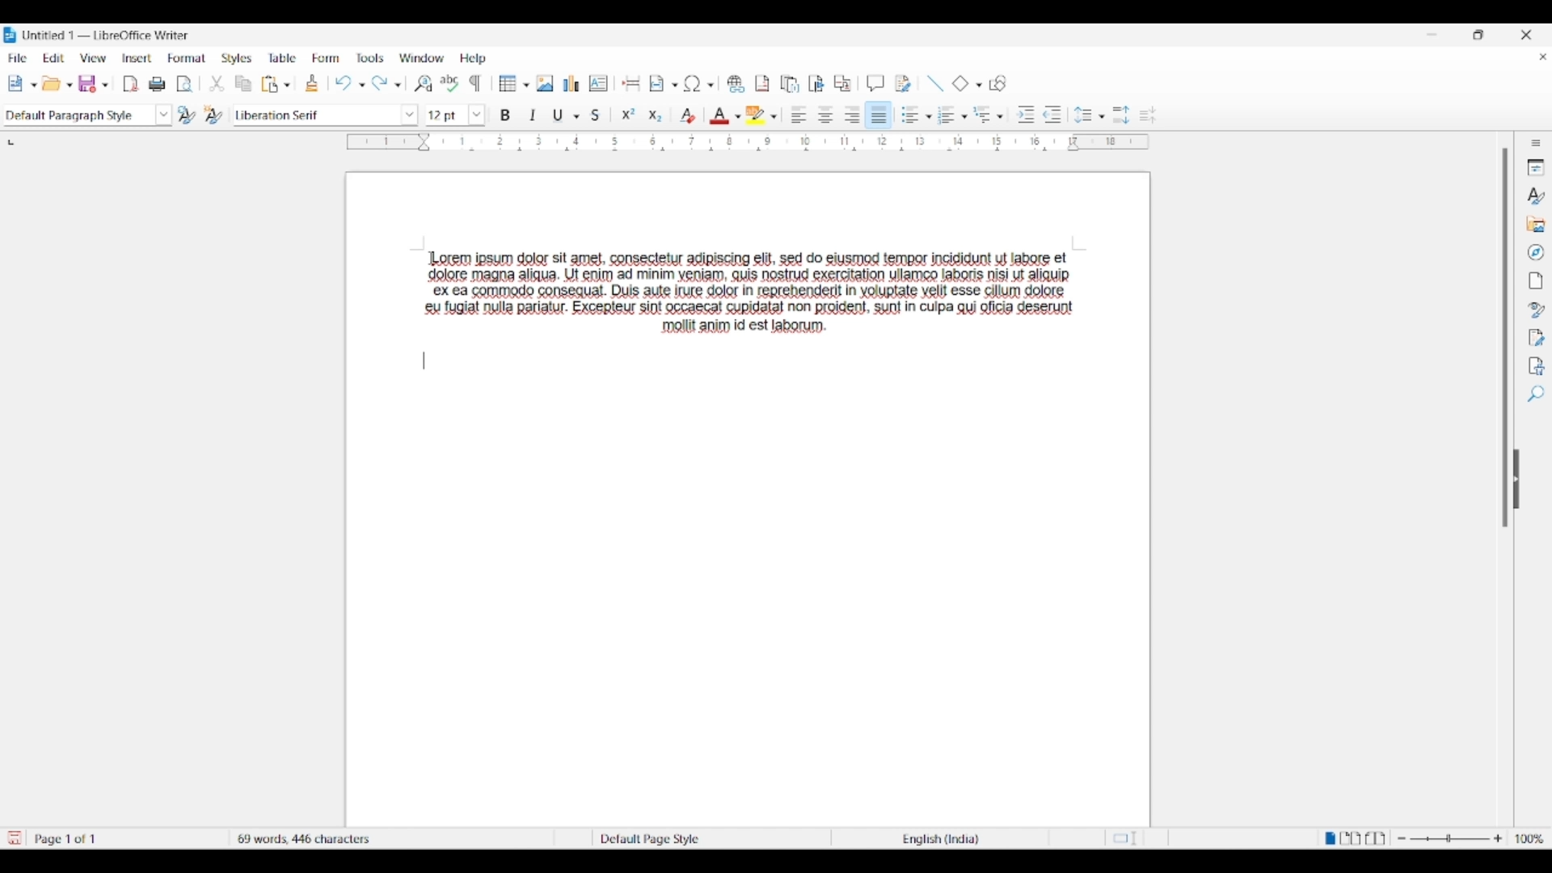  Describe the element at coordinates (997, 83) in the screenshot. I see `Show draw functions` at that location.